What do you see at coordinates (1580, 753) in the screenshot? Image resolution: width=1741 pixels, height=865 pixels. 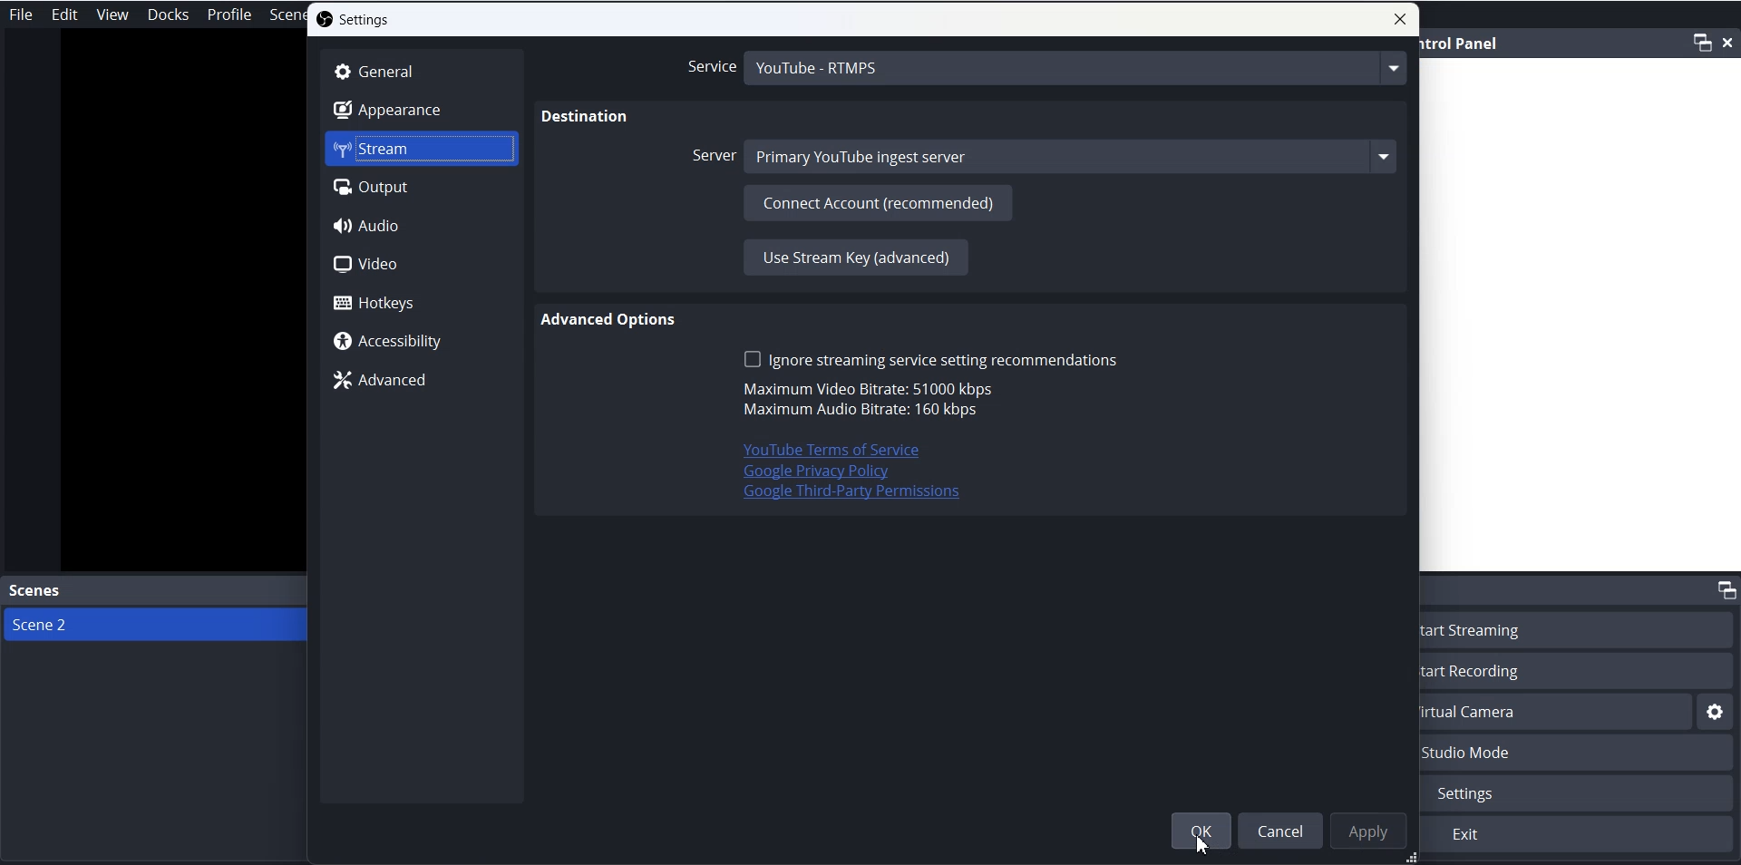 I see `Studio Mode` at bounding box center [1580, 753].